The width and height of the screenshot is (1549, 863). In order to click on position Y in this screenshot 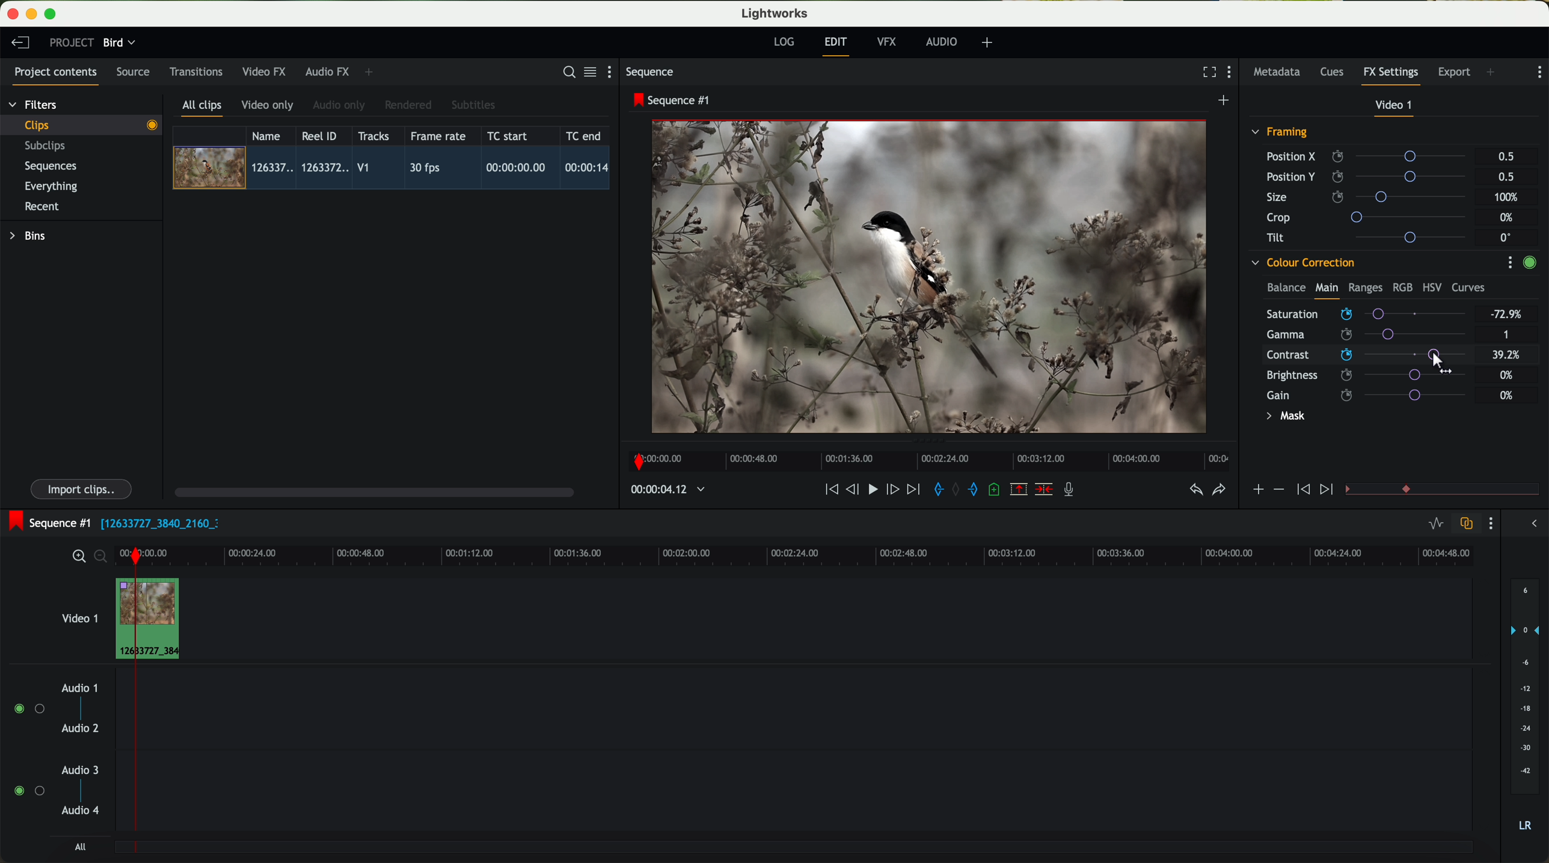, I will do `click(1371, 176)`.